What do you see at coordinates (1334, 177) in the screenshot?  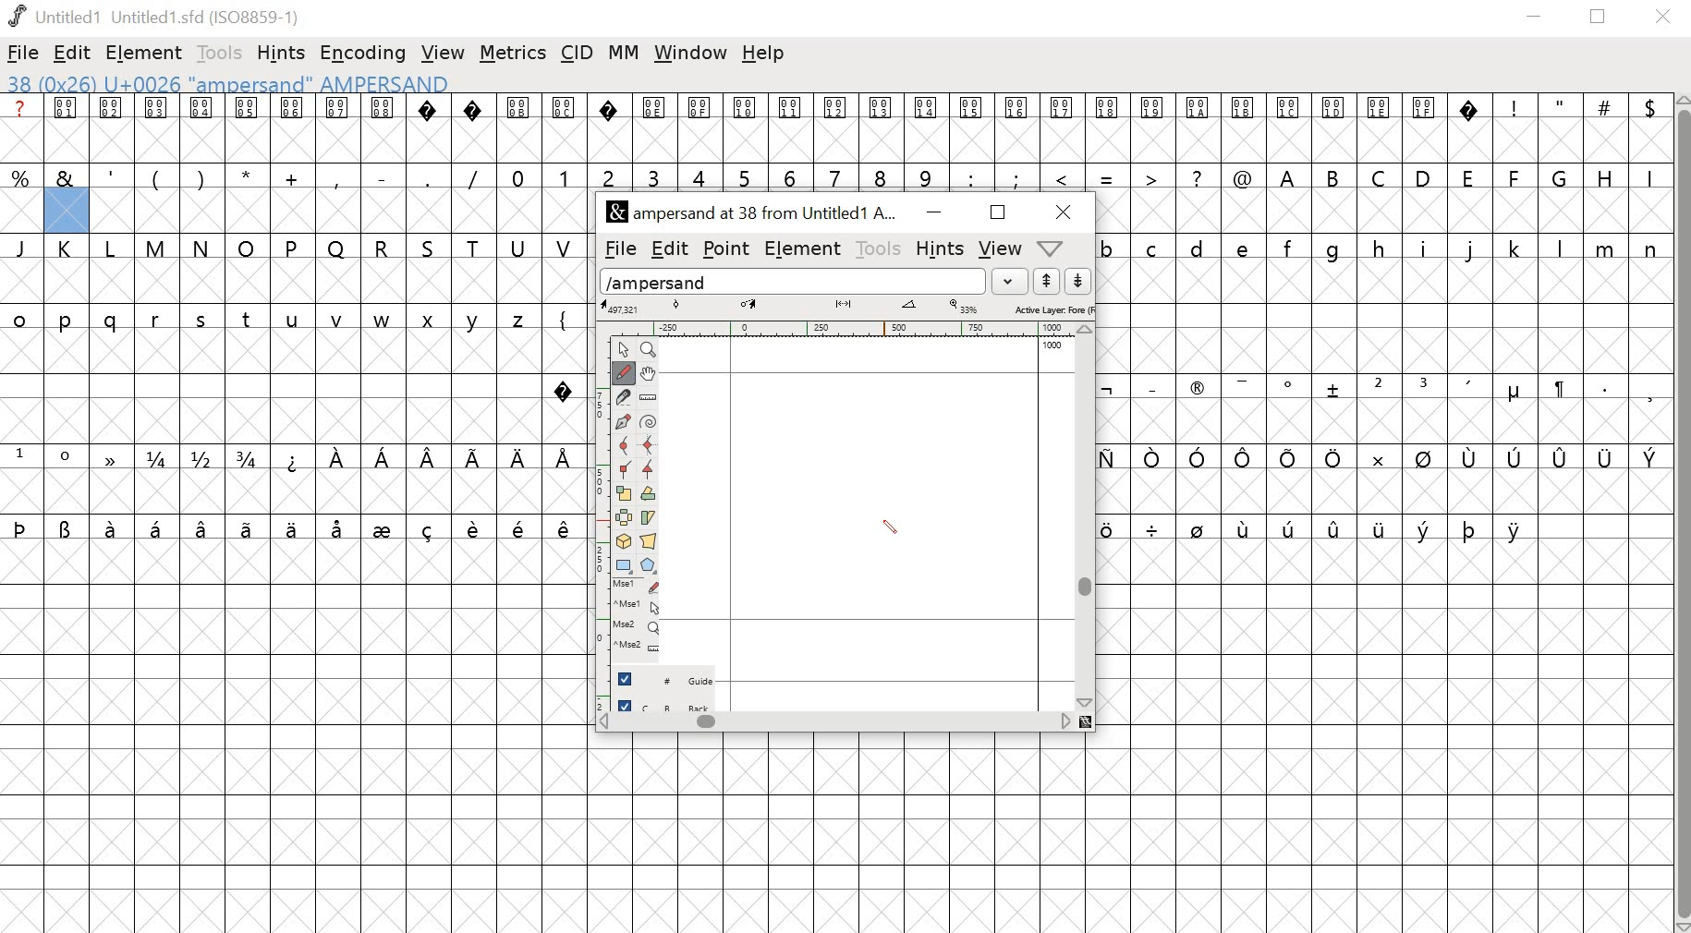 I see `B` at bounding box center [1334, 177].